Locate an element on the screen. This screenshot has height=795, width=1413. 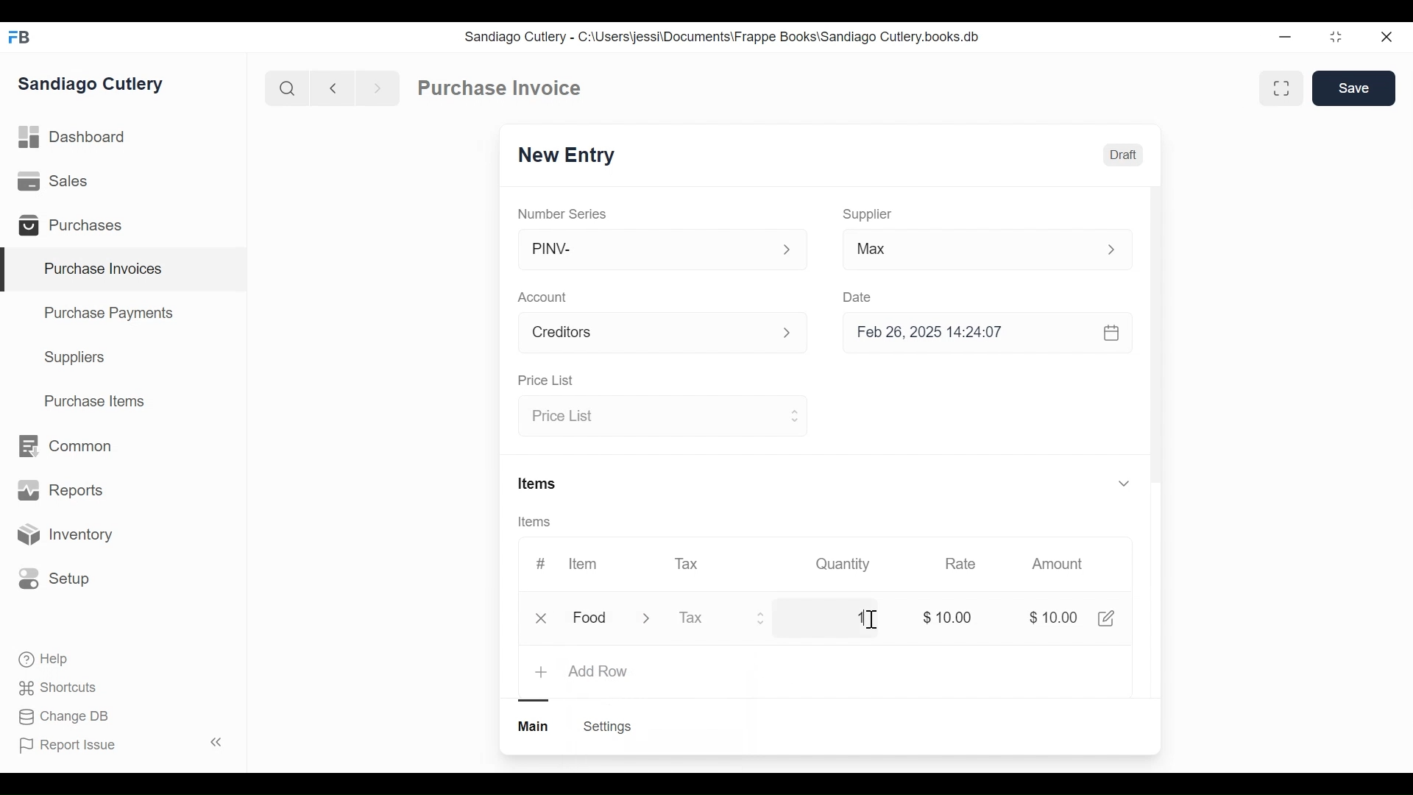
close is located at coordinates (545, 618).